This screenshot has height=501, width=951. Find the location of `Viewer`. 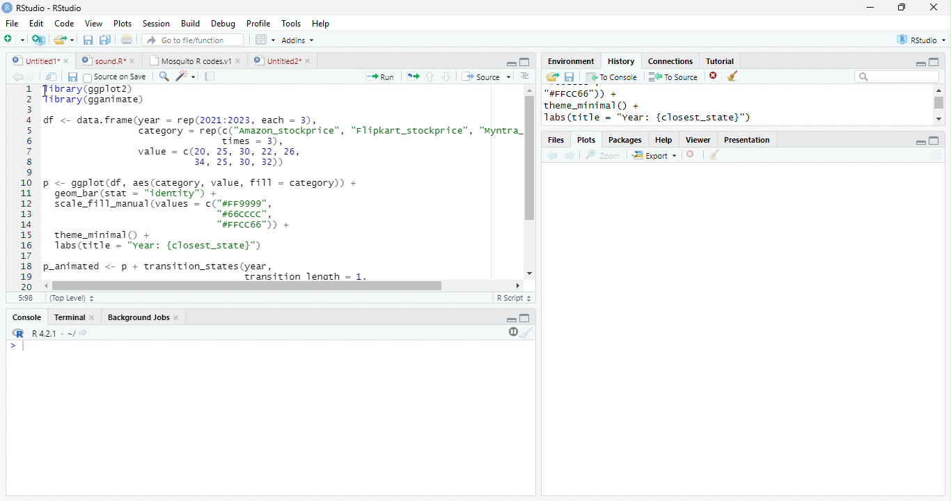

Viewer is located at coordinates (698, 140).